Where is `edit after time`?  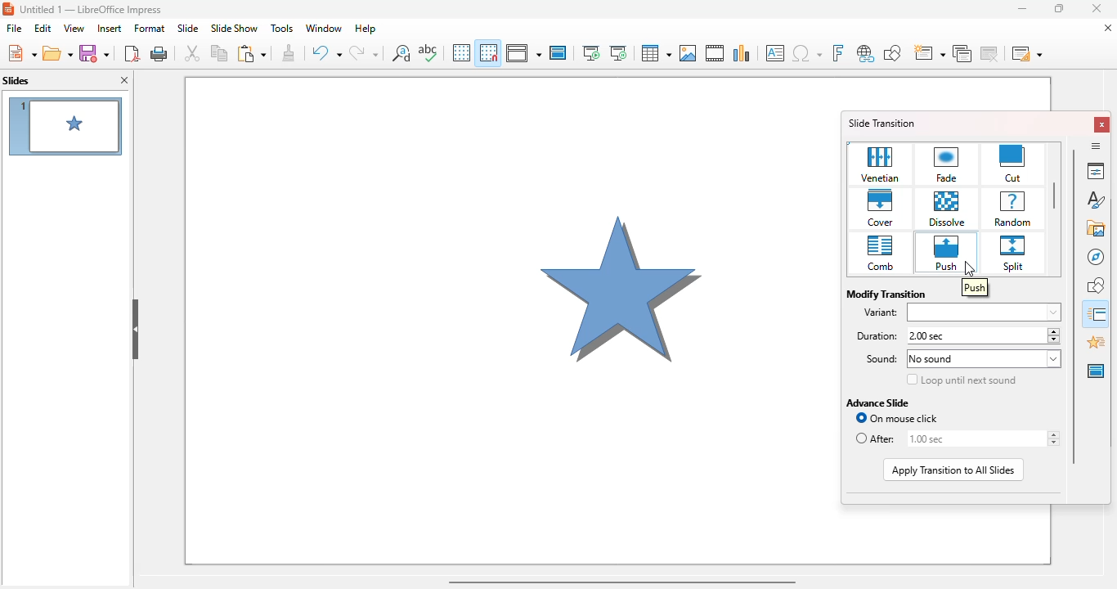 edit after time is located at coordinates (971, 438).